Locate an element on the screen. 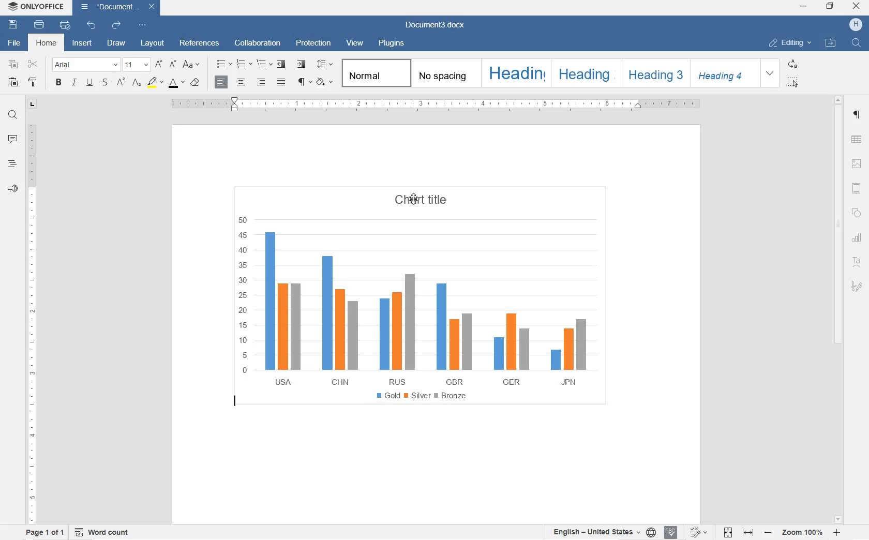  ITALIC is located at coordinates (74, 84).